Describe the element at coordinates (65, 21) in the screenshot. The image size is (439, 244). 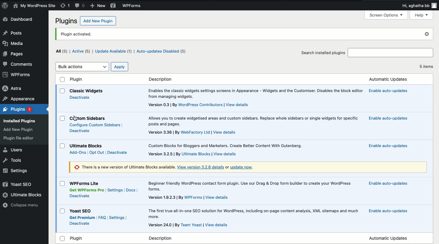
I see `Plugins` at that location.